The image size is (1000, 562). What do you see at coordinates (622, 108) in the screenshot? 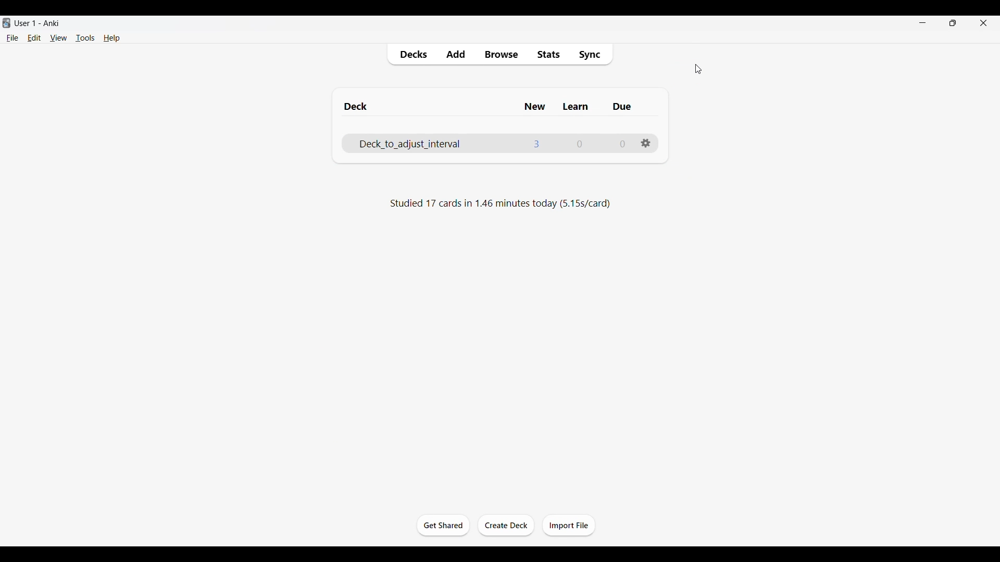
I see `Due column` at bounding box center [622, 108].